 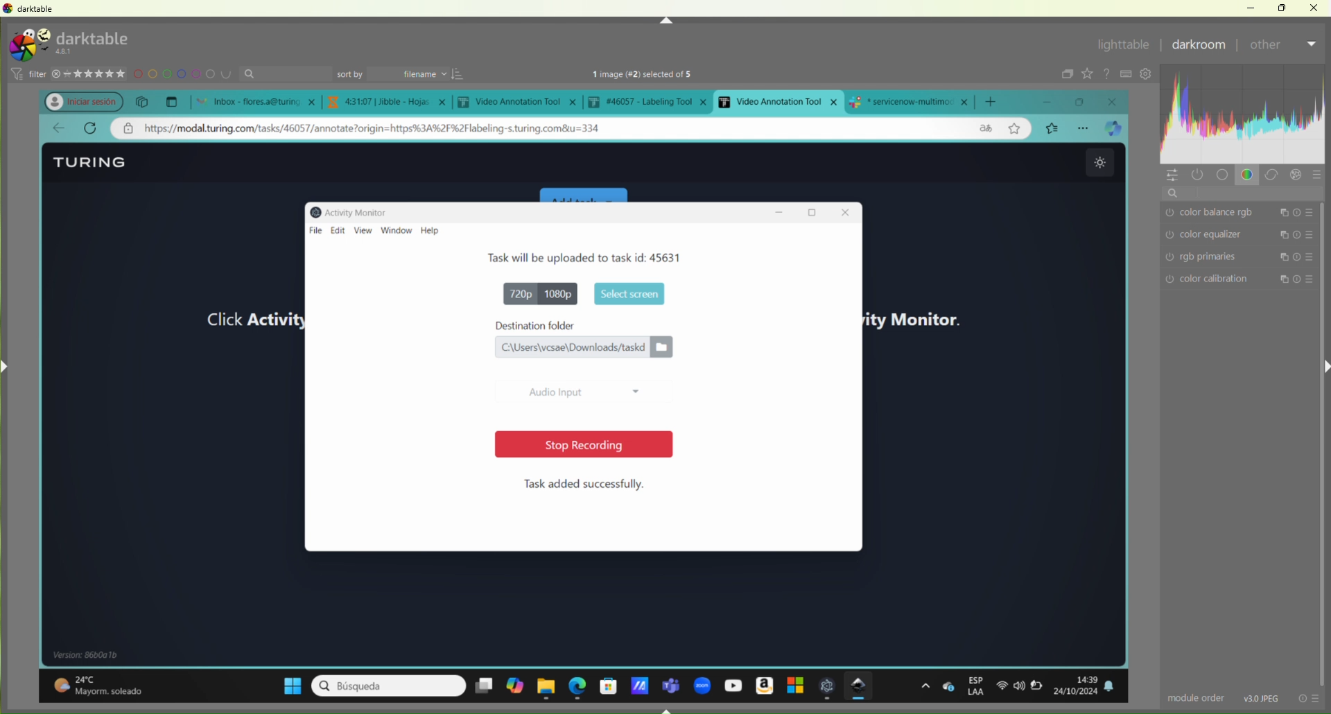 What do you see at coordinates (1245, 195) in the screenshot?
I see `search` at bounding box center [1245, 195].